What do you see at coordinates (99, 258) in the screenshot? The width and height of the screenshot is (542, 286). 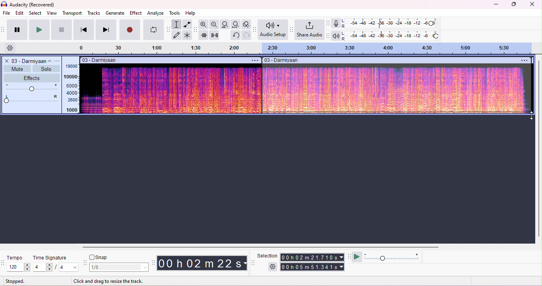 I see `snap` at bounding box center [99, 258].